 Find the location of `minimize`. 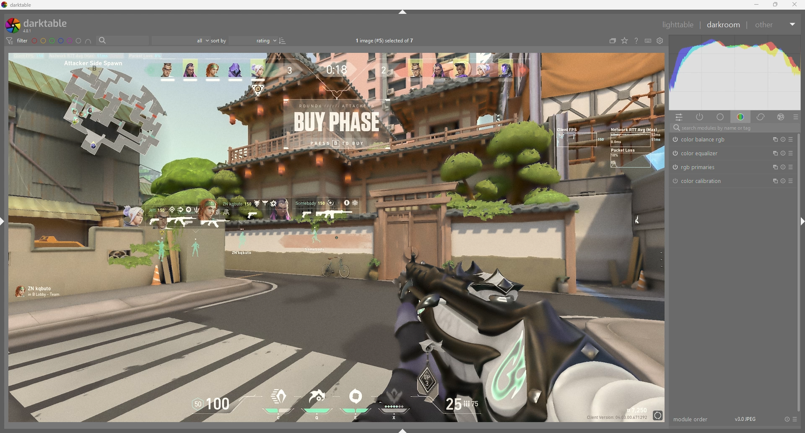

minimize is located at coordinates (756, 4).